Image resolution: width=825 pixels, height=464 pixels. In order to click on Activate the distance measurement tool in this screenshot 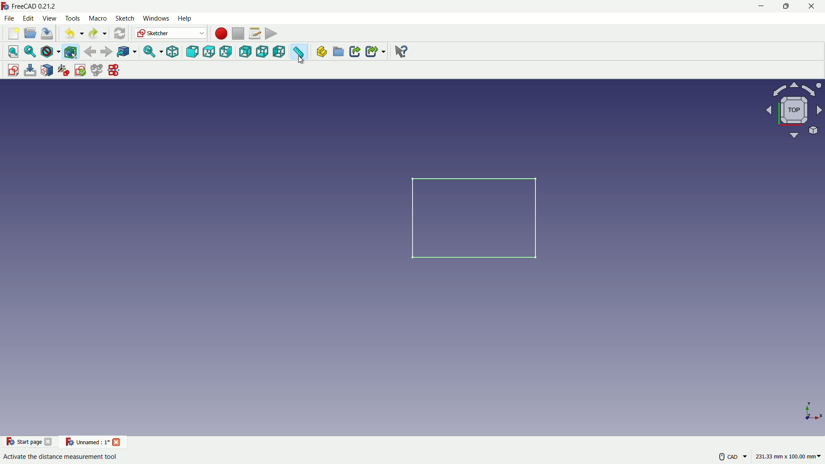, I will do `click(70, 456)`.